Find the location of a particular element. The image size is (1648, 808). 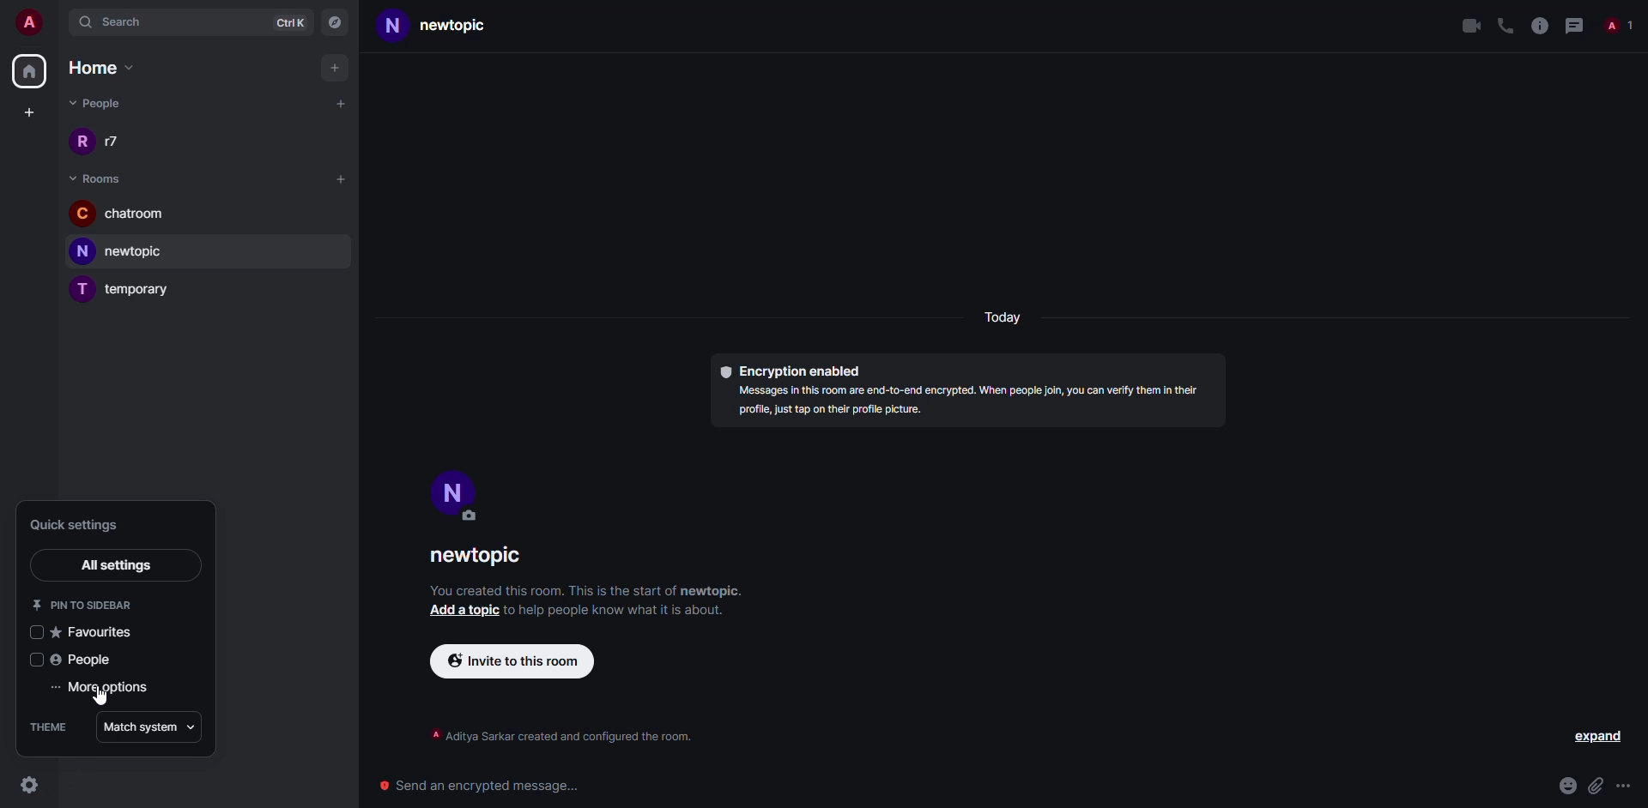

add a topic is located at coordinates (462, 611).